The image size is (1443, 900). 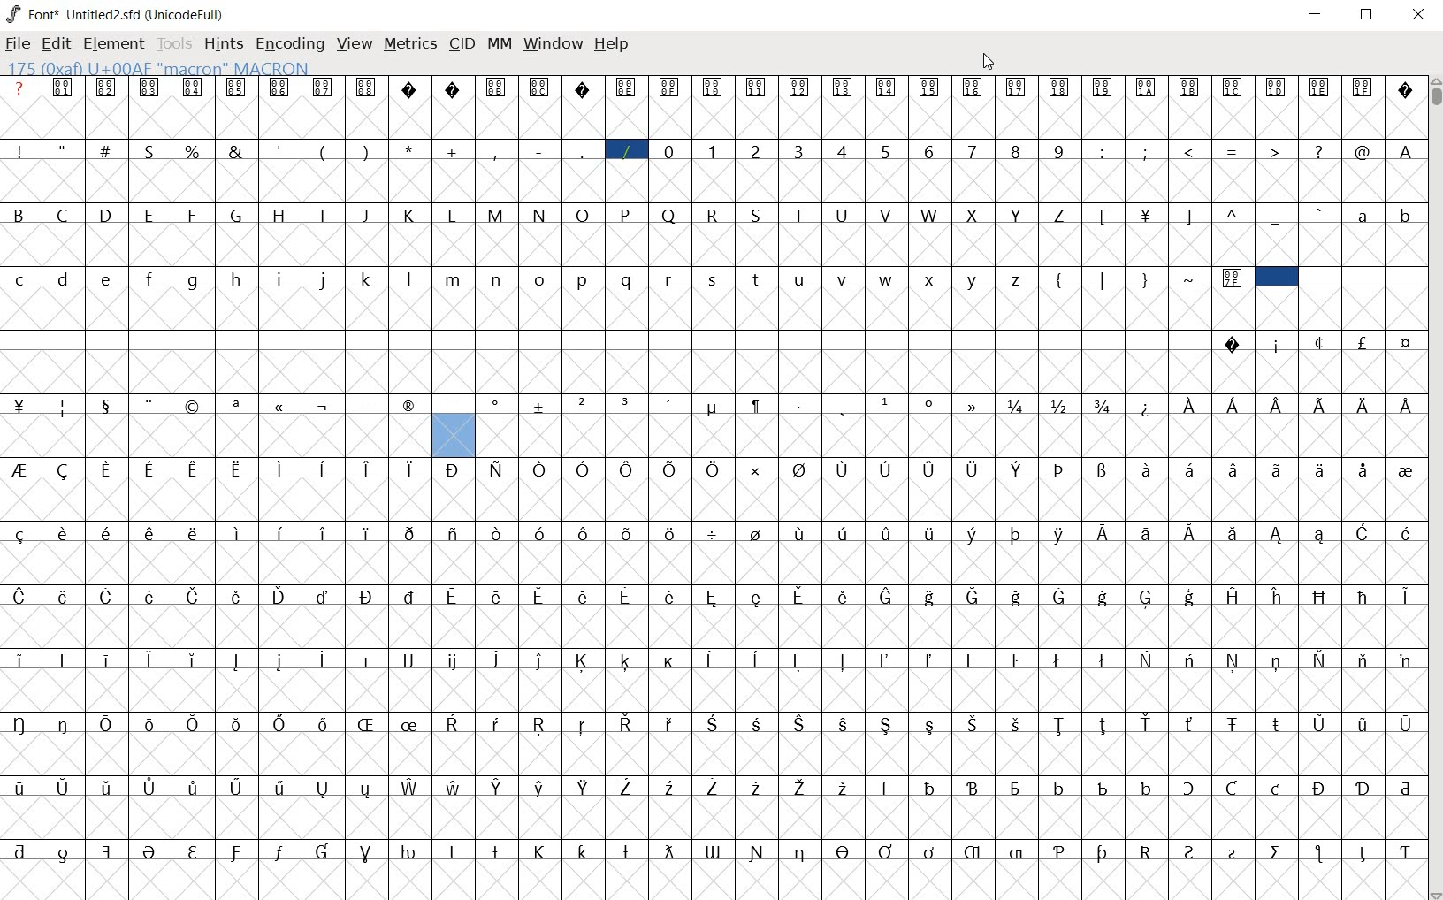 What do you see at coordinates (930, 151) in the screenshot?
I see `6` at bounding box center [930, 151].